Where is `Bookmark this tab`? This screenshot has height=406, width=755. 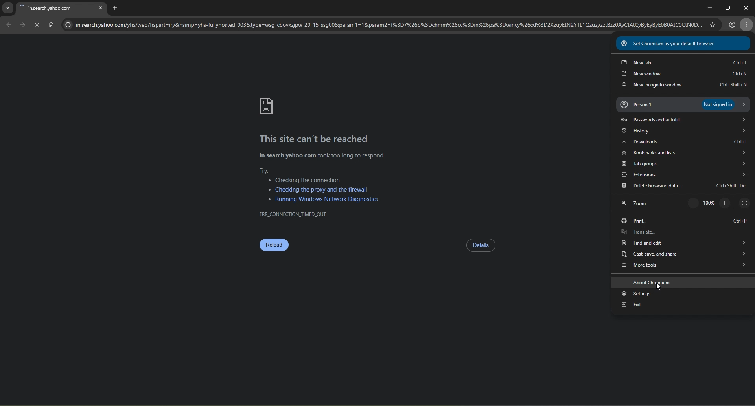
Bookmark this tab is located at coordinates (712, 24).